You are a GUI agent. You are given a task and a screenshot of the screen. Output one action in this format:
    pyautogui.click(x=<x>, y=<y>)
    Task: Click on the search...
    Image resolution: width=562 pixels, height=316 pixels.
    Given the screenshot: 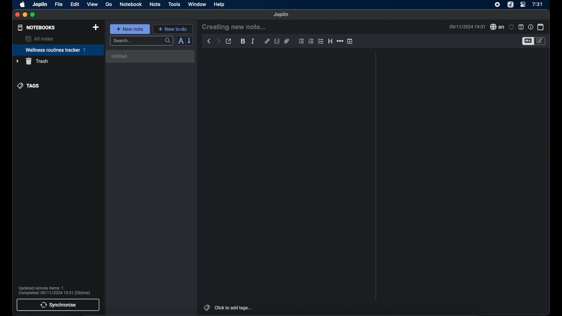 What is the action you would take?
    pyautogui.click(x=142, y=41)
    